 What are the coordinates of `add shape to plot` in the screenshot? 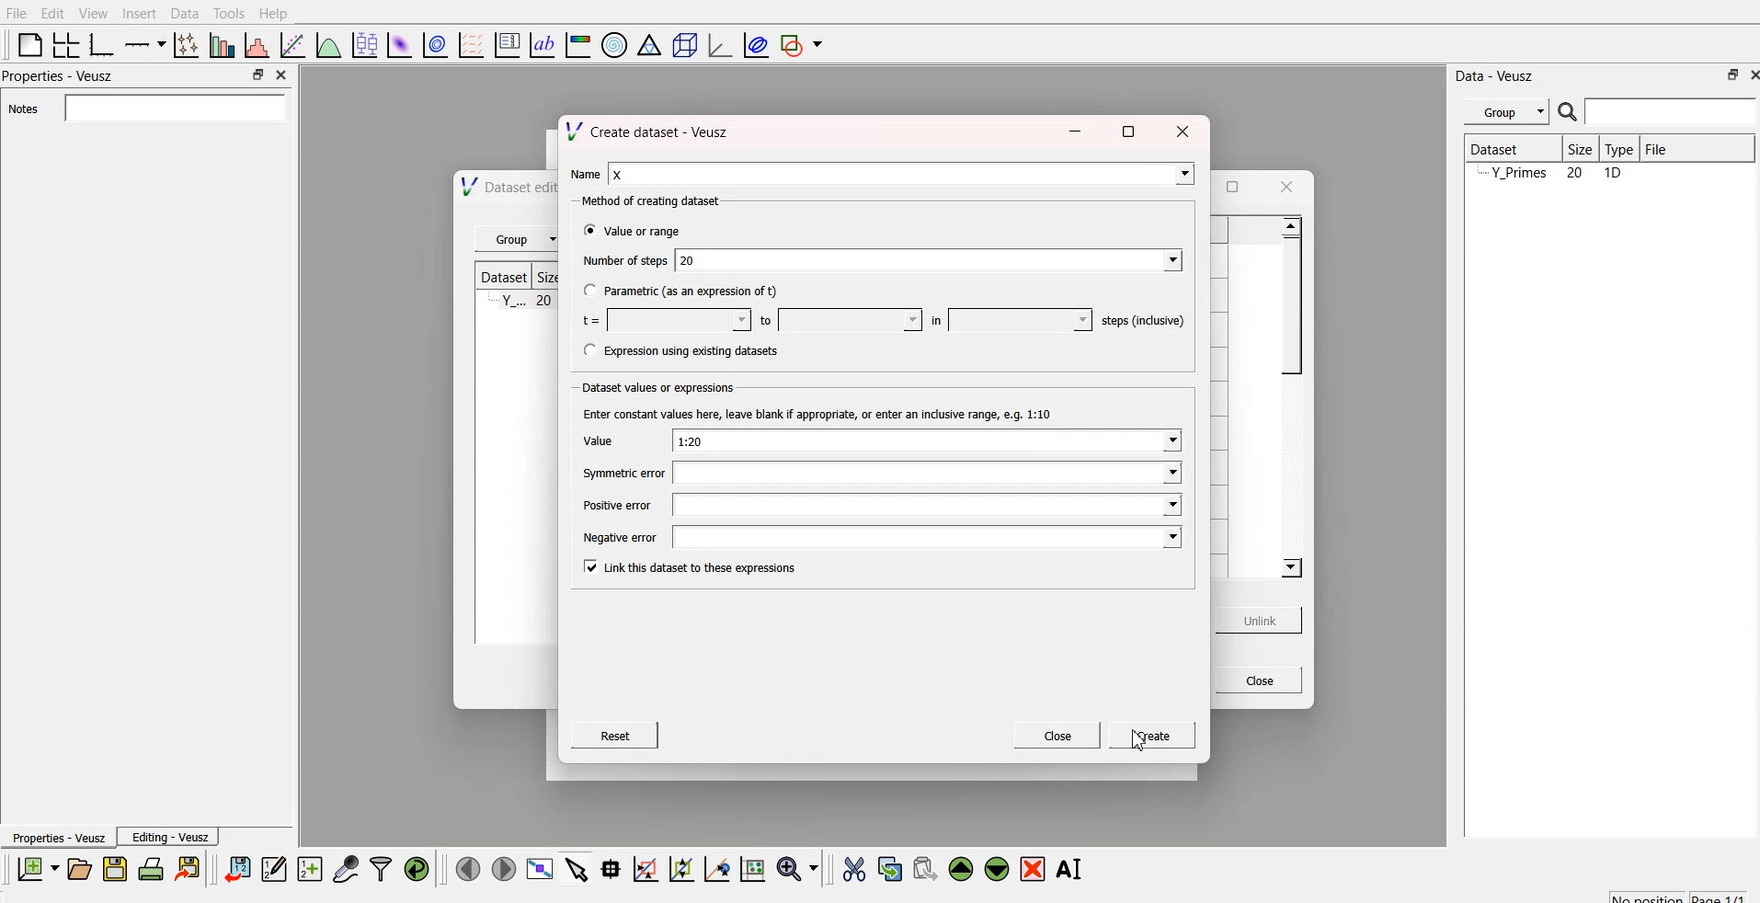 It's located at (806, 42).